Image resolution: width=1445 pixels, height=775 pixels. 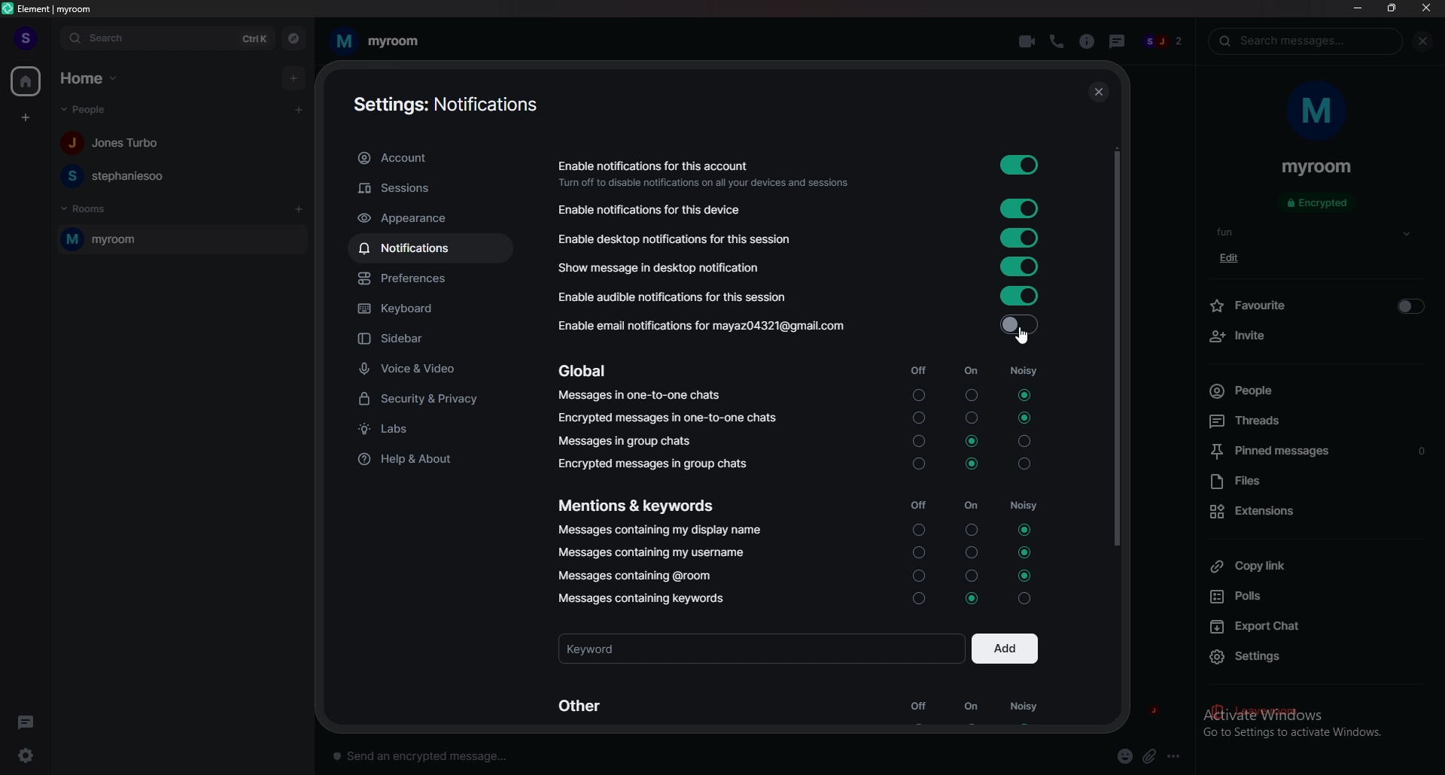 What do you see at coordinates (1320, 204) in the screenshot?
I see `encrypted` at bounding box center [1320, 204].